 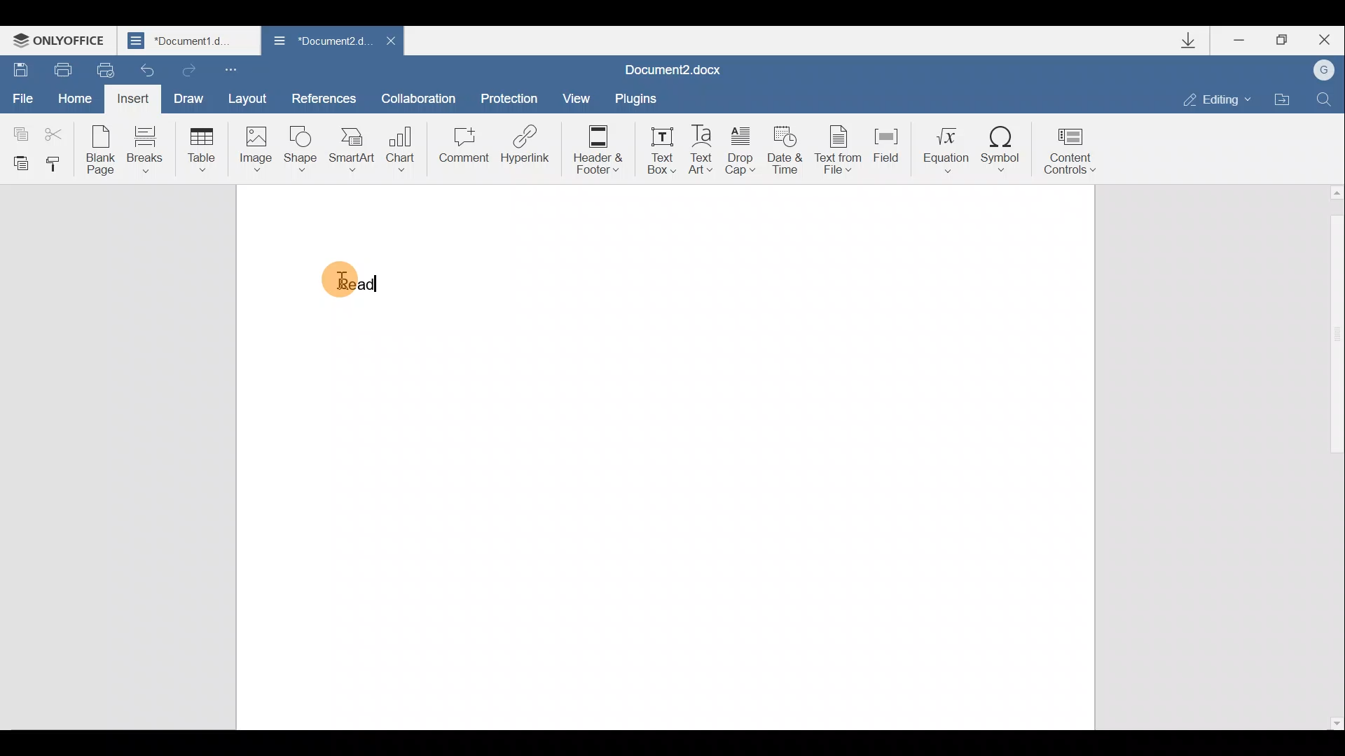 What do you see at coordinates (298, 150) in the screenshot?
I see `Shape` at bounding box center [298, 150].